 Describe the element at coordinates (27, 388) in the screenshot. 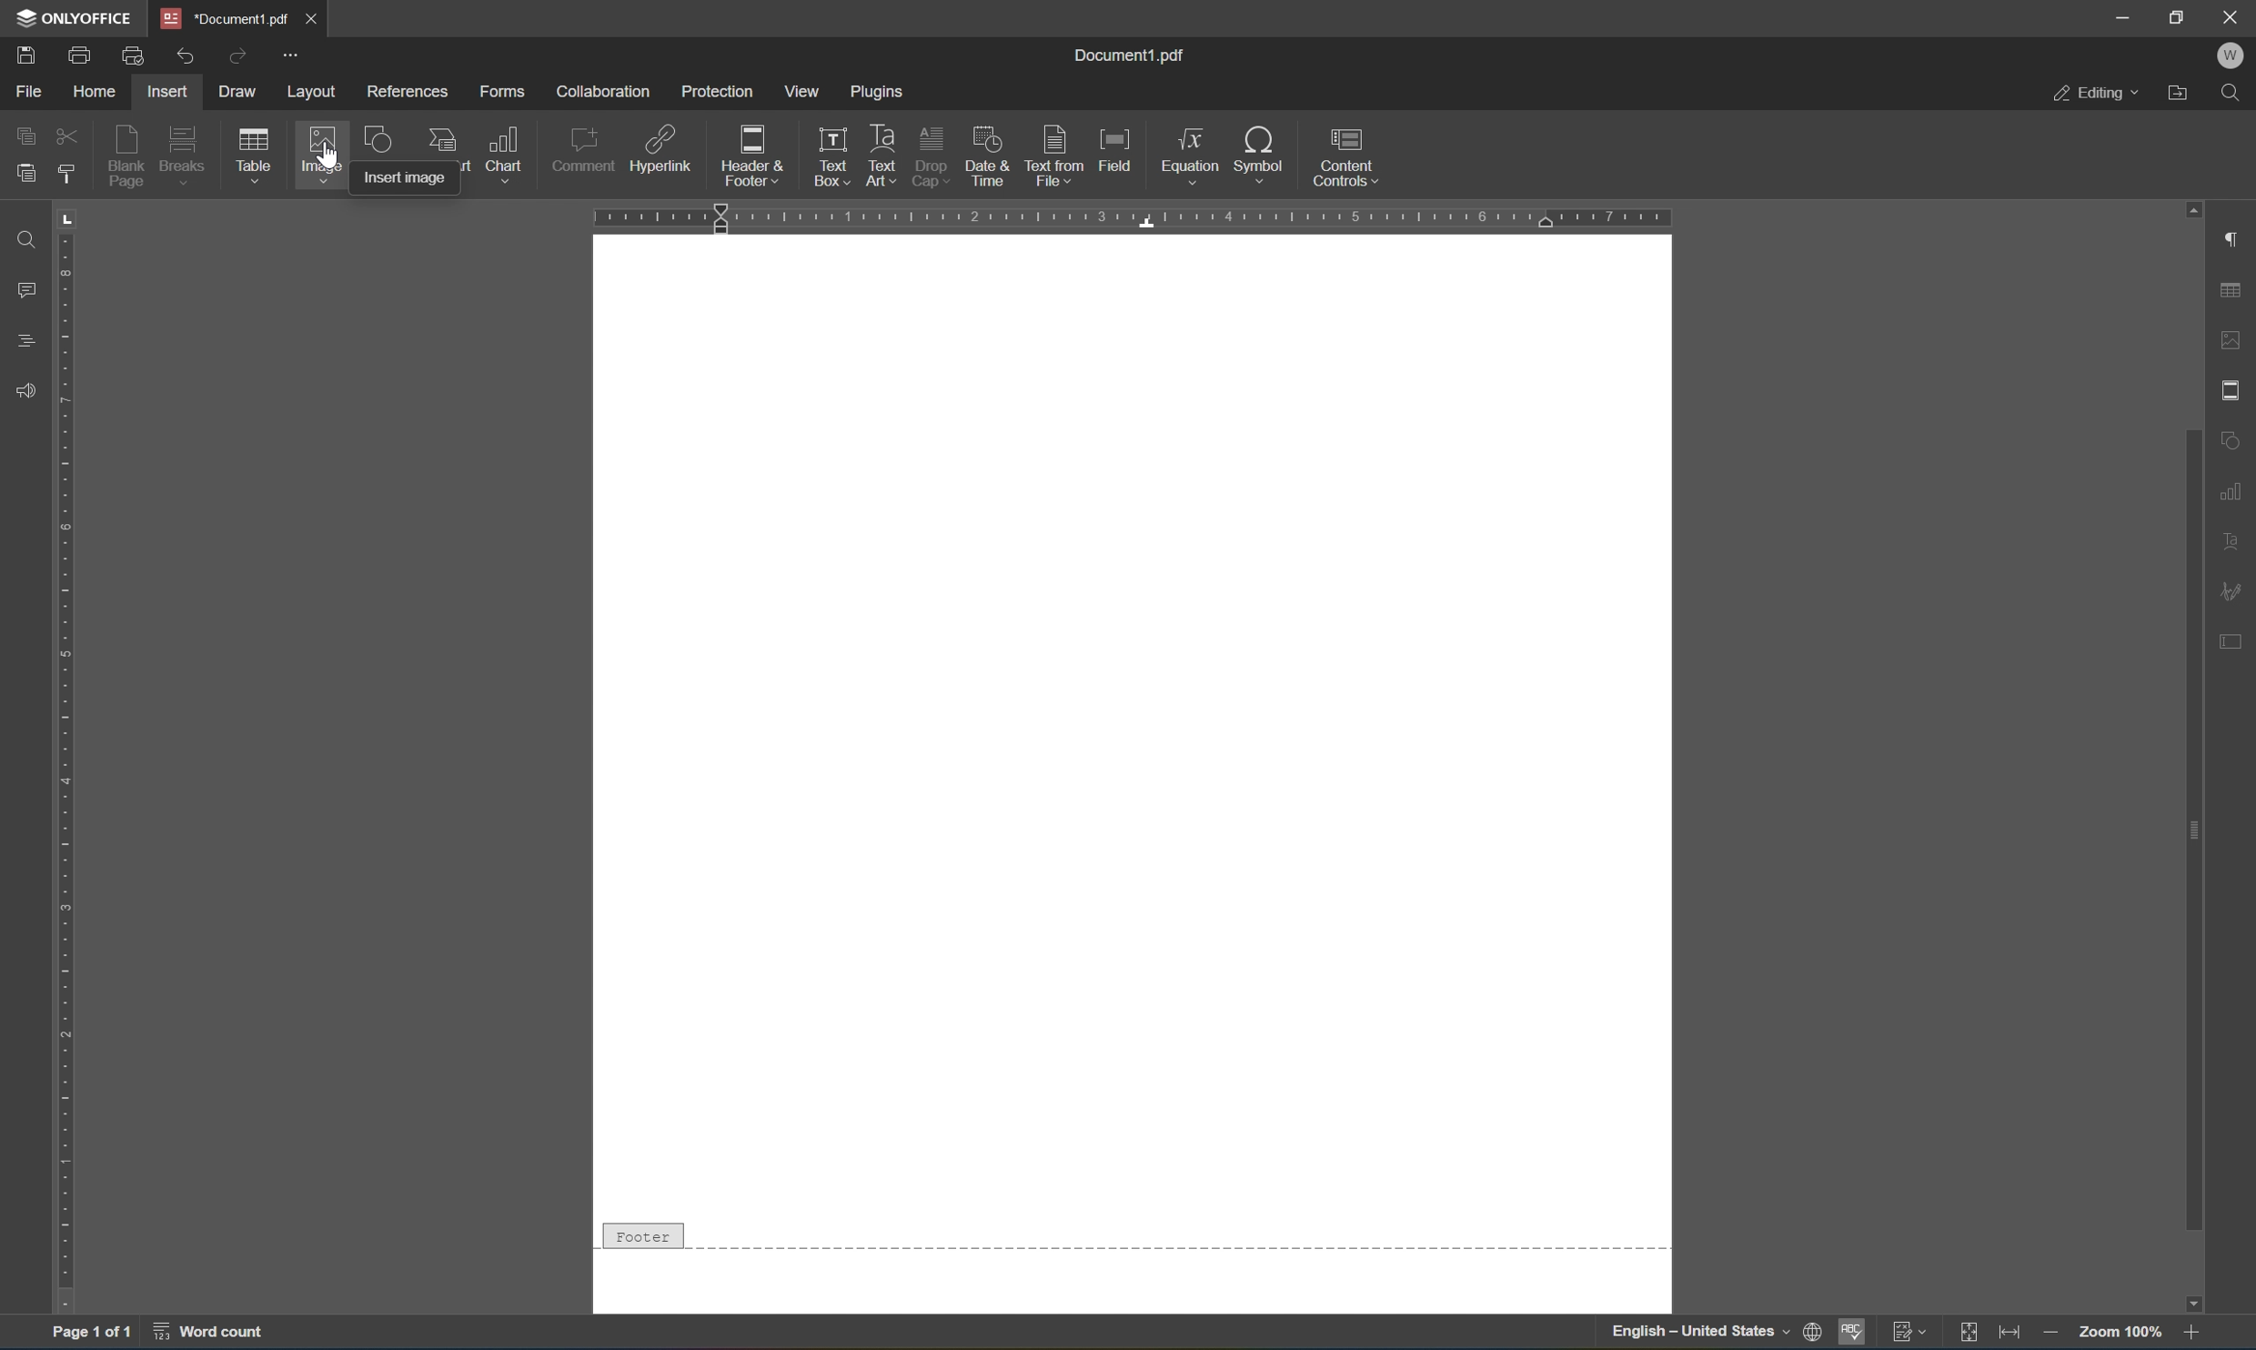

I see `feedback & support` at that location.